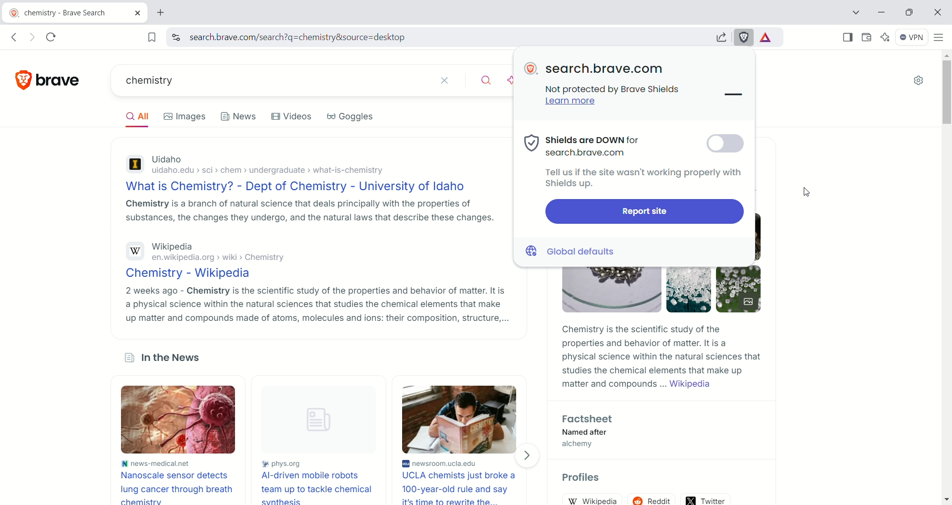 The width and height of the screenshot is (952, 505). Describe the element at coordinates (180, 462) in the screenshot. I see `news-medical.net` at that location.